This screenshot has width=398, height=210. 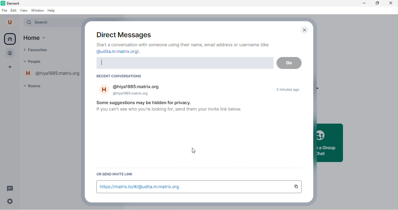 I want to click on view, so click(x=24, y=10).